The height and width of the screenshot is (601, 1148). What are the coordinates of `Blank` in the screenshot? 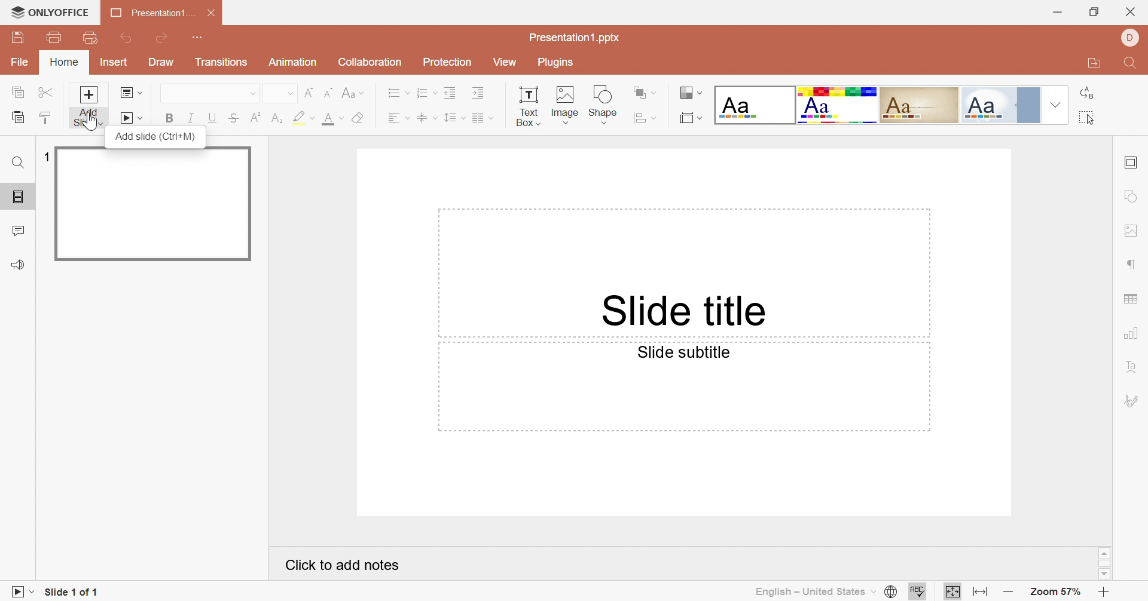 It's located at (755, 106).